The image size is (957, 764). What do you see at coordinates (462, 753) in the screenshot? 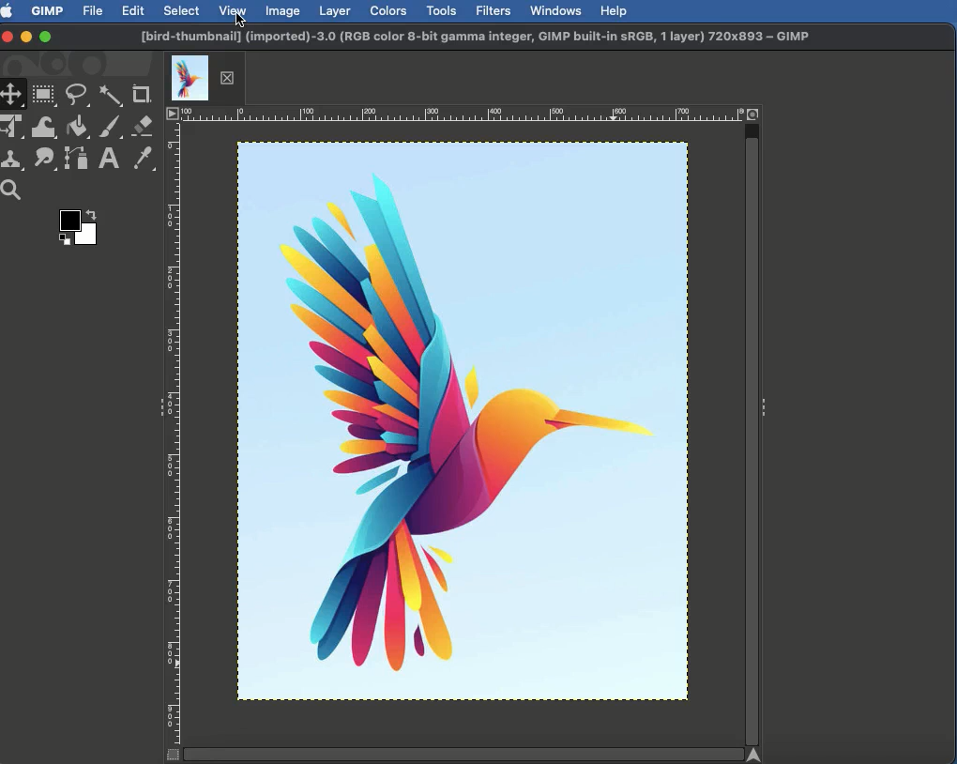
I see `horizontal Scrollbar` at bounding box center [462, 753].